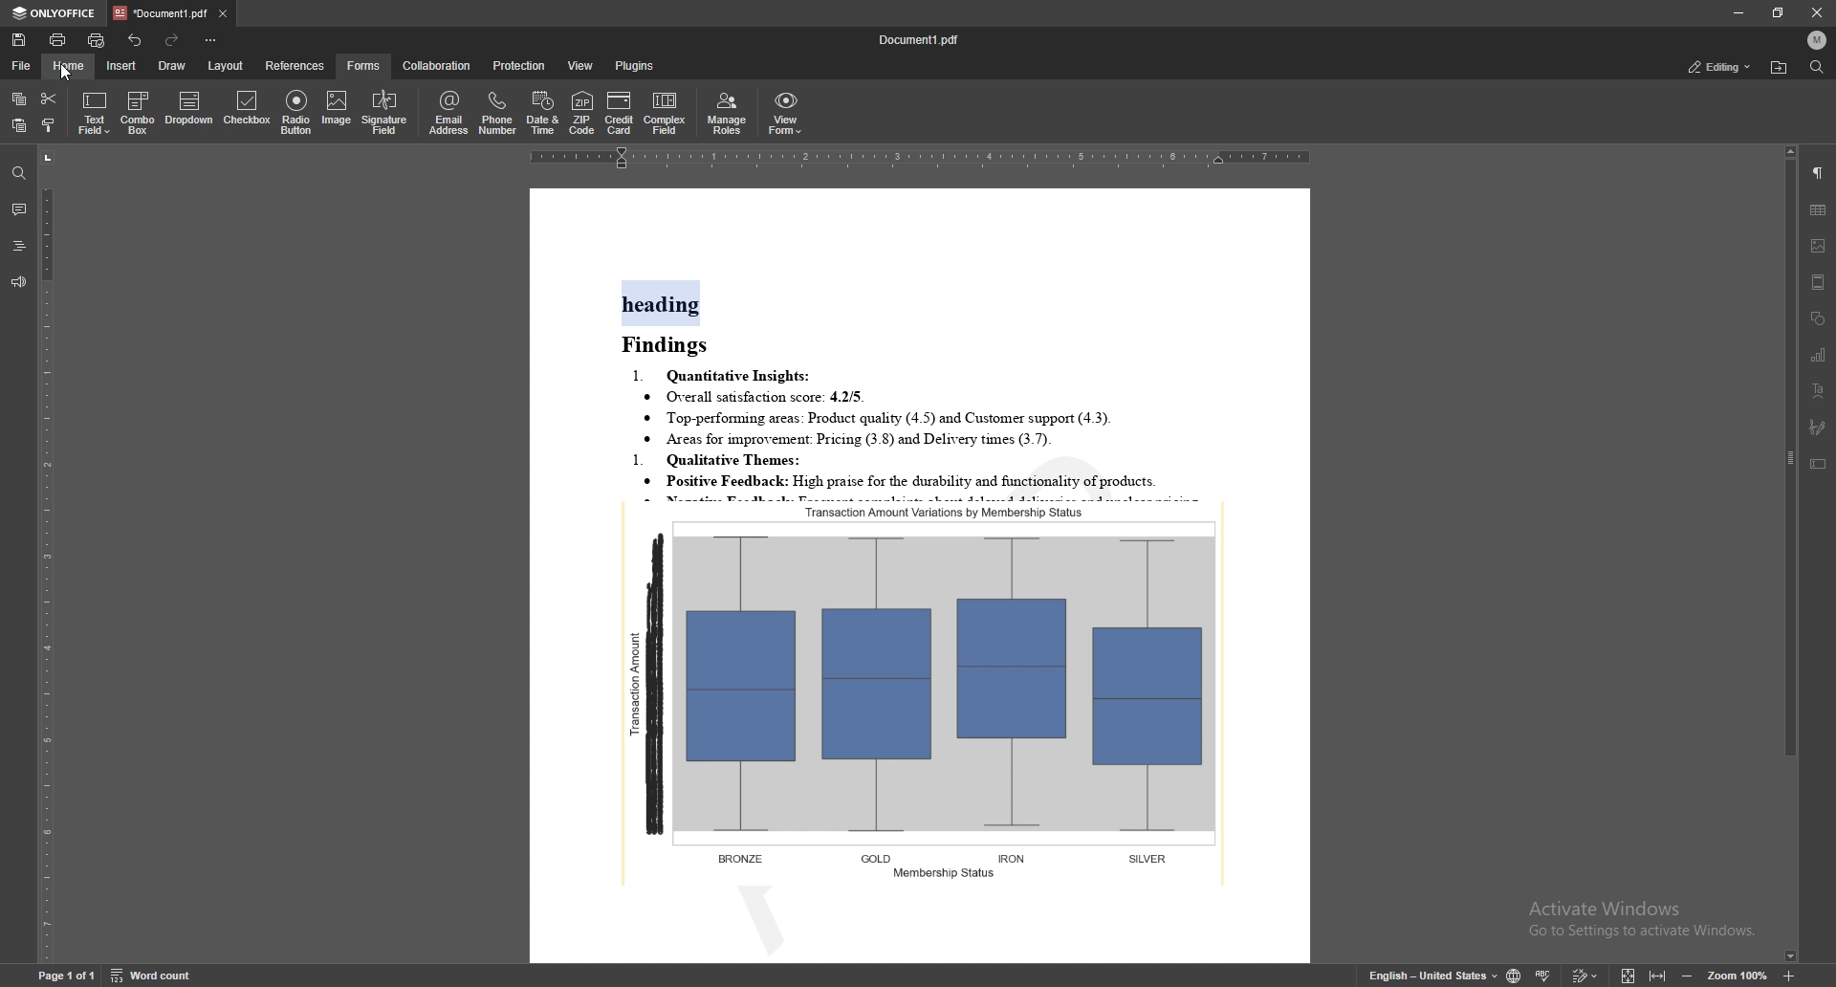 The image size is (1836, 987). I want to click on zoom in, so click(1792, 976).